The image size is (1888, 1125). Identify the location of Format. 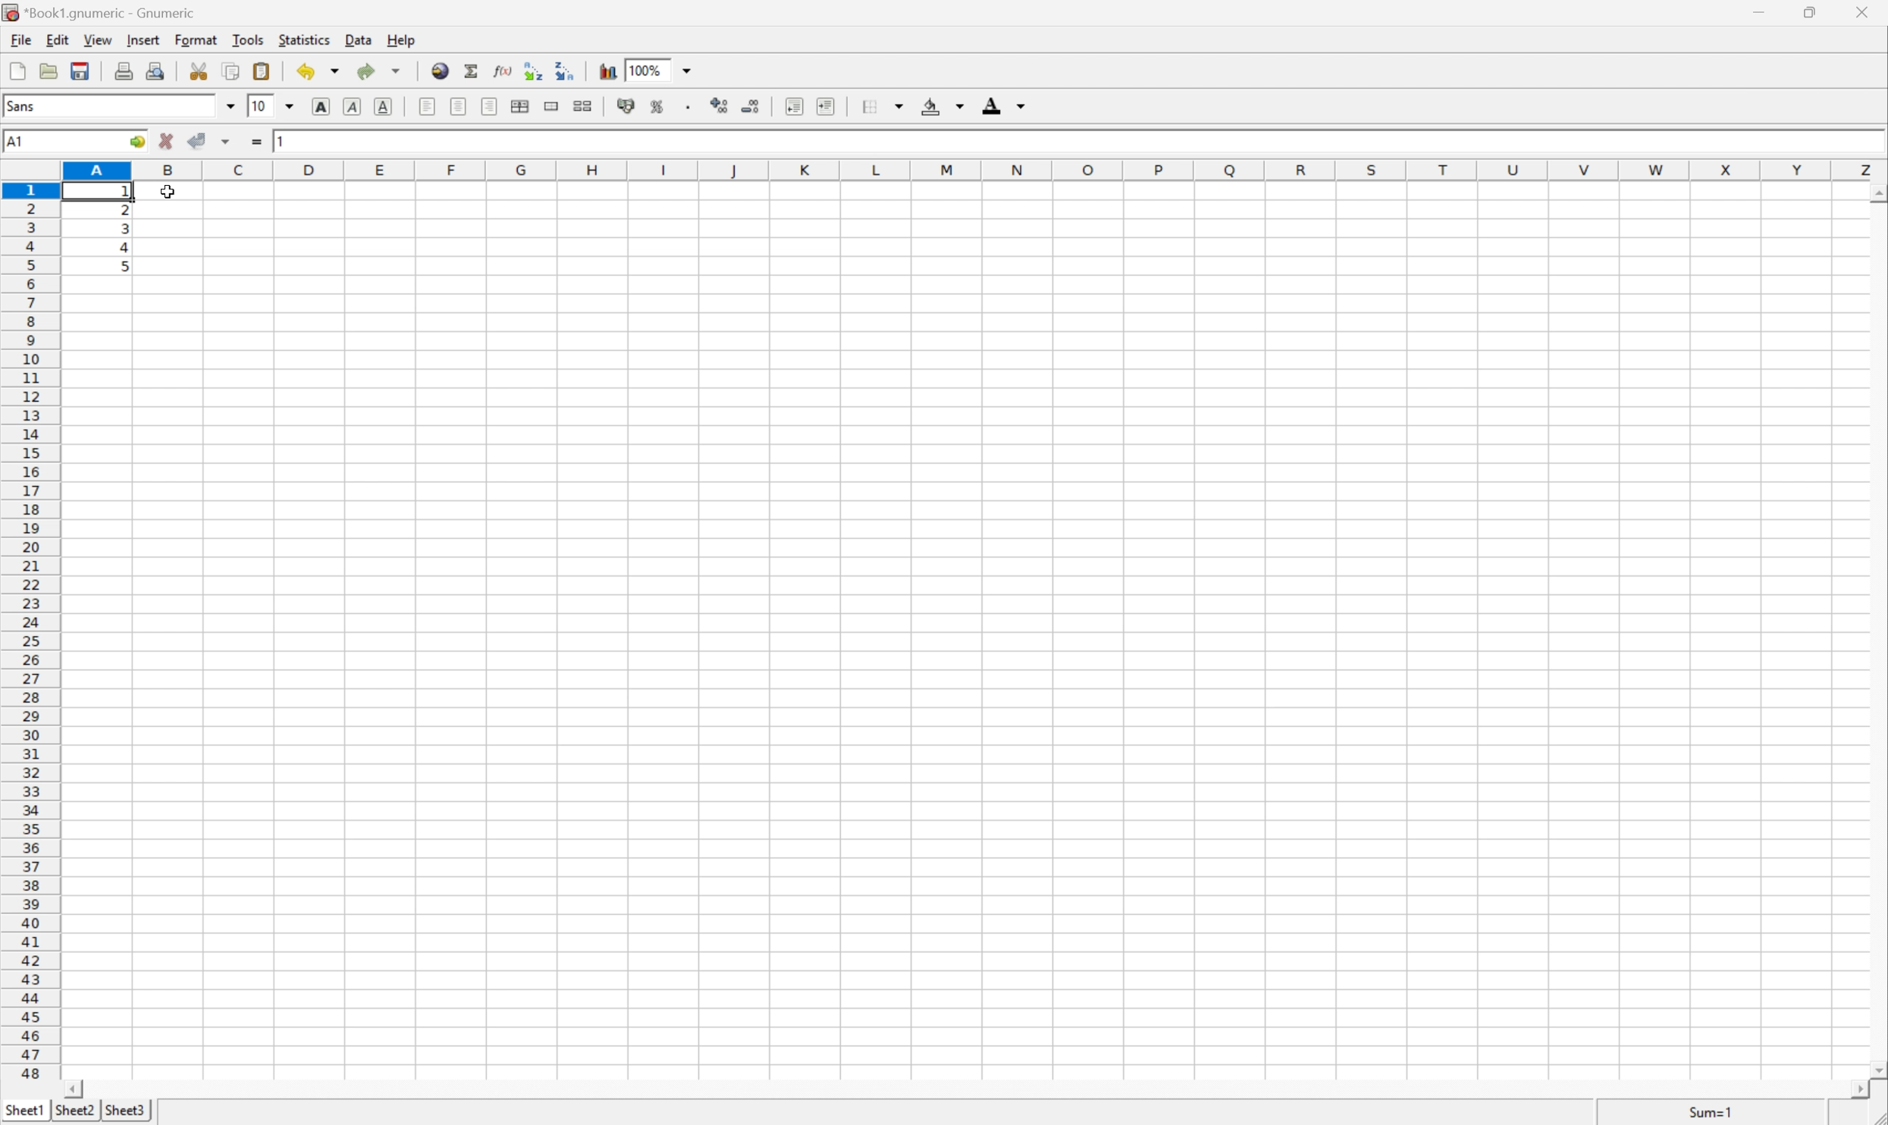
(199, 40).